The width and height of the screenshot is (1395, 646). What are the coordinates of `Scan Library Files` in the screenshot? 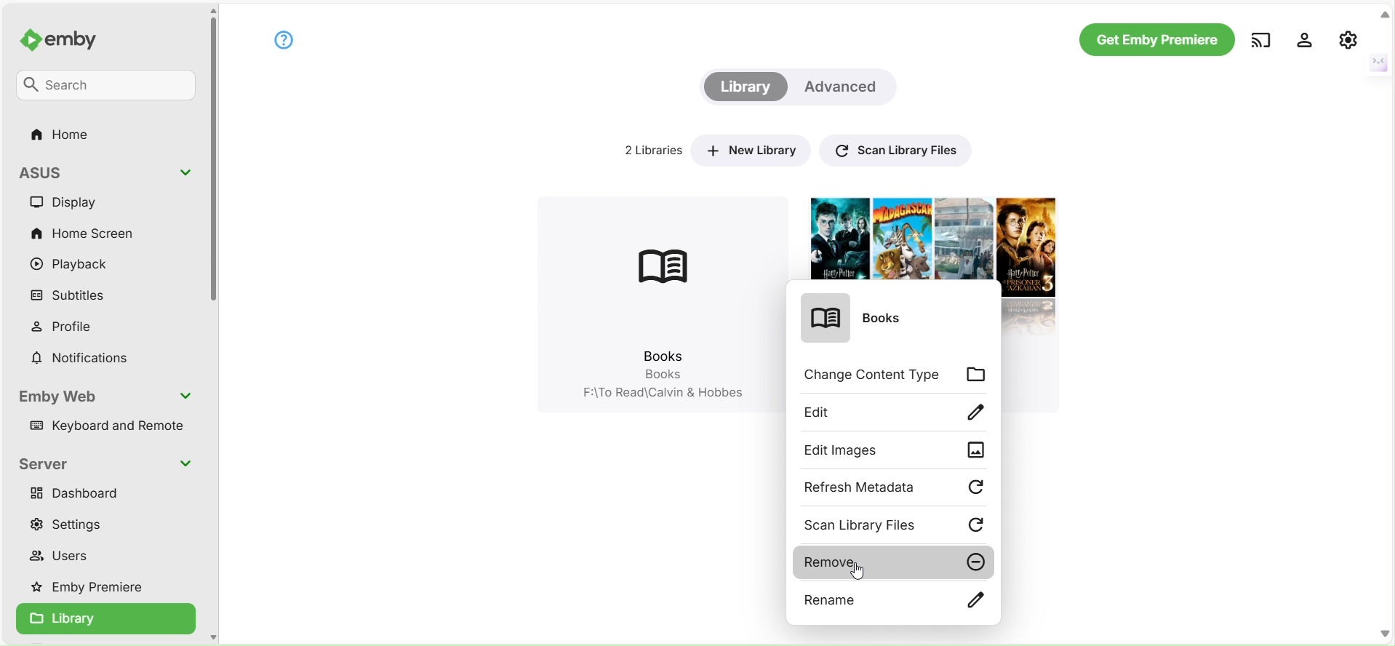 It's located at (893, 148).